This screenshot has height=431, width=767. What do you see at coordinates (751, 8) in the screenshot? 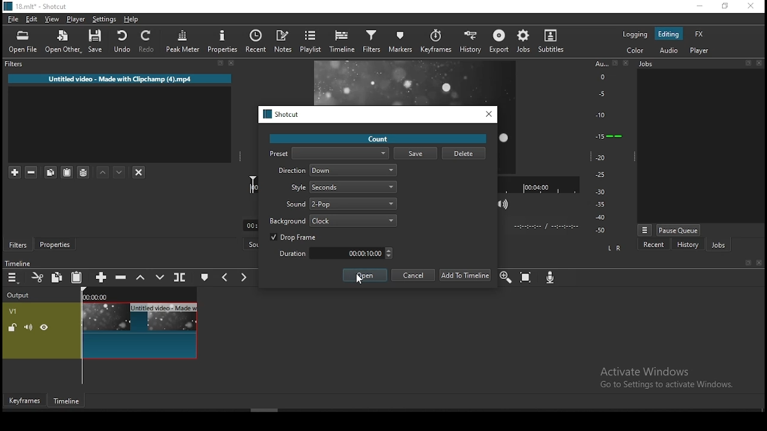
I see `close window` at bounding box center [751, 8].